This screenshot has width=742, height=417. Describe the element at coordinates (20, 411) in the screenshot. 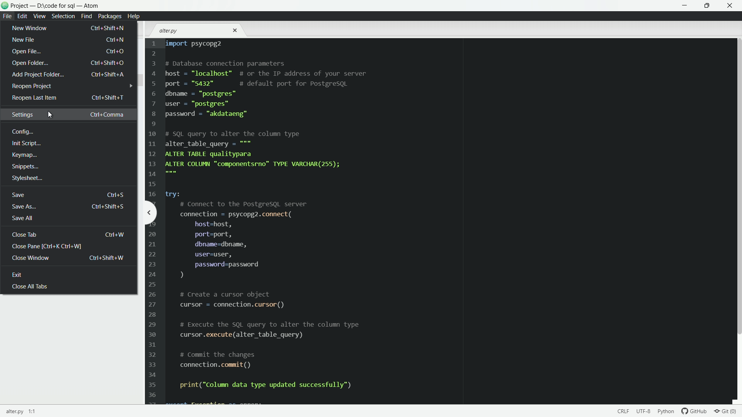

I see `current file name` at that location.